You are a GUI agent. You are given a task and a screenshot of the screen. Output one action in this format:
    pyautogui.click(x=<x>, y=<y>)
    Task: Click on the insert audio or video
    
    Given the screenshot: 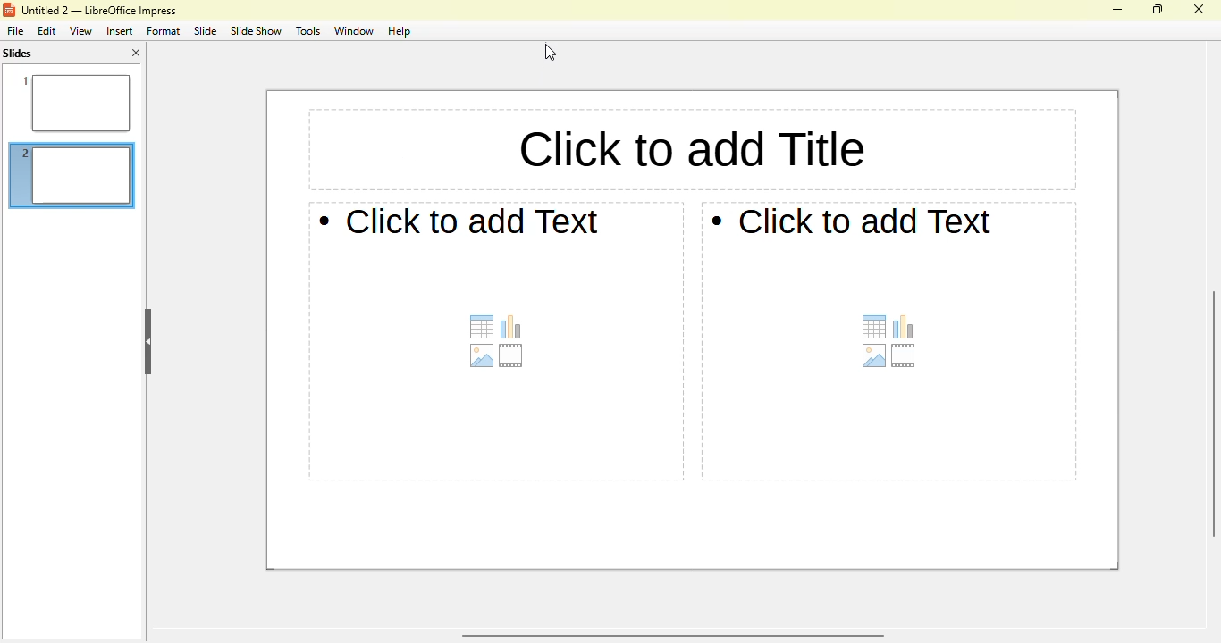 What is the action you would take?
    pyautogui.click(x=905, y=357)
    